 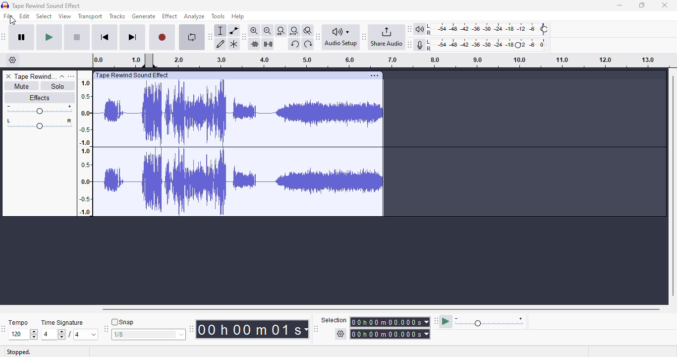 What do you see at coordinates (268, 45) in the screenshot?
I see `silence audio selection` at bounding box center [268, 45].